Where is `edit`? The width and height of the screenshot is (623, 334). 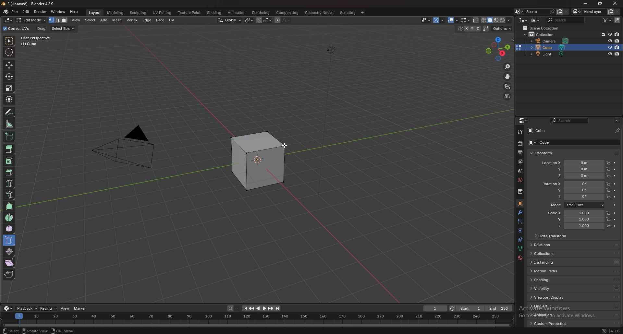
edit is located at coordinates (26, 12).